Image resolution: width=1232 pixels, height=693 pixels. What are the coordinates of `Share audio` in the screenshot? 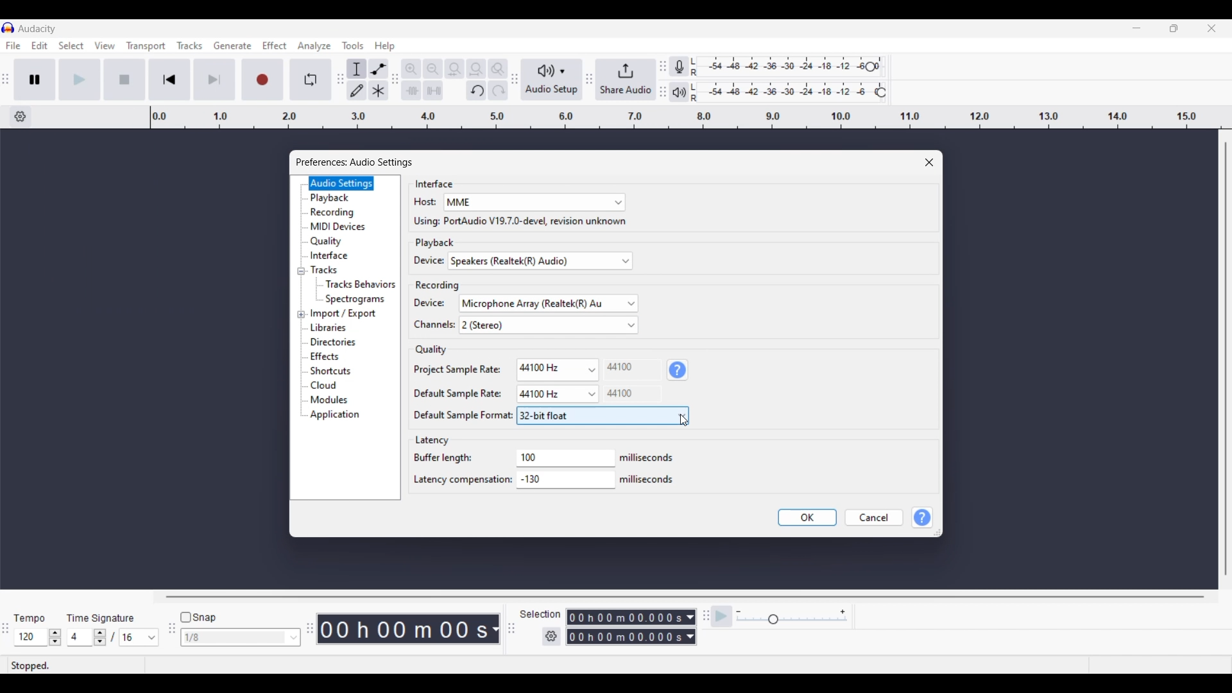 It's located at (626, 80).